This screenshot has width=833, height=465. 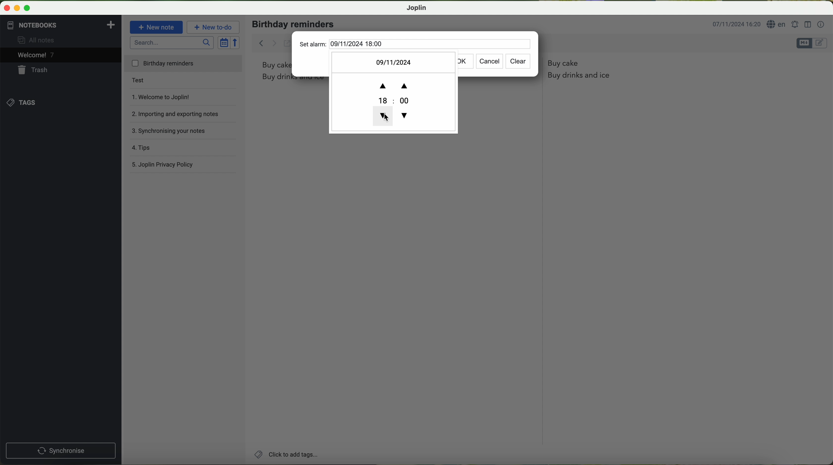 I want to click on date and hour, so click(x=737, y=24).